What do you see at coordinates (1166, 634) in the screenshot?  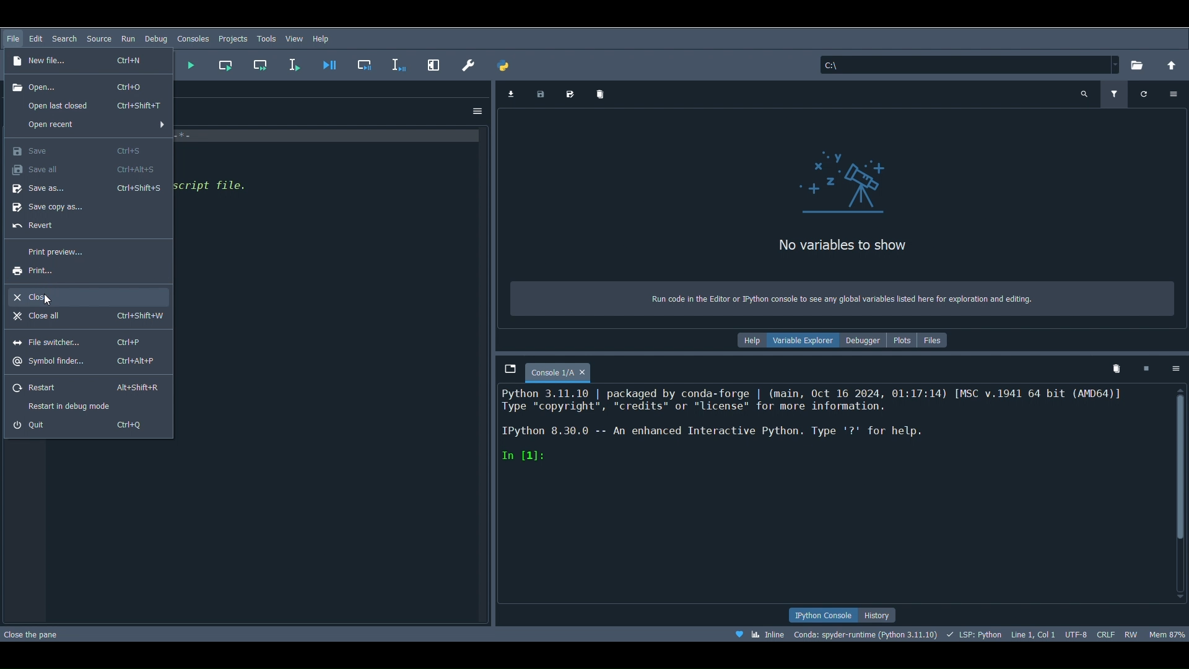 I see `Global memory usage` at bounding box center [1166, 634].